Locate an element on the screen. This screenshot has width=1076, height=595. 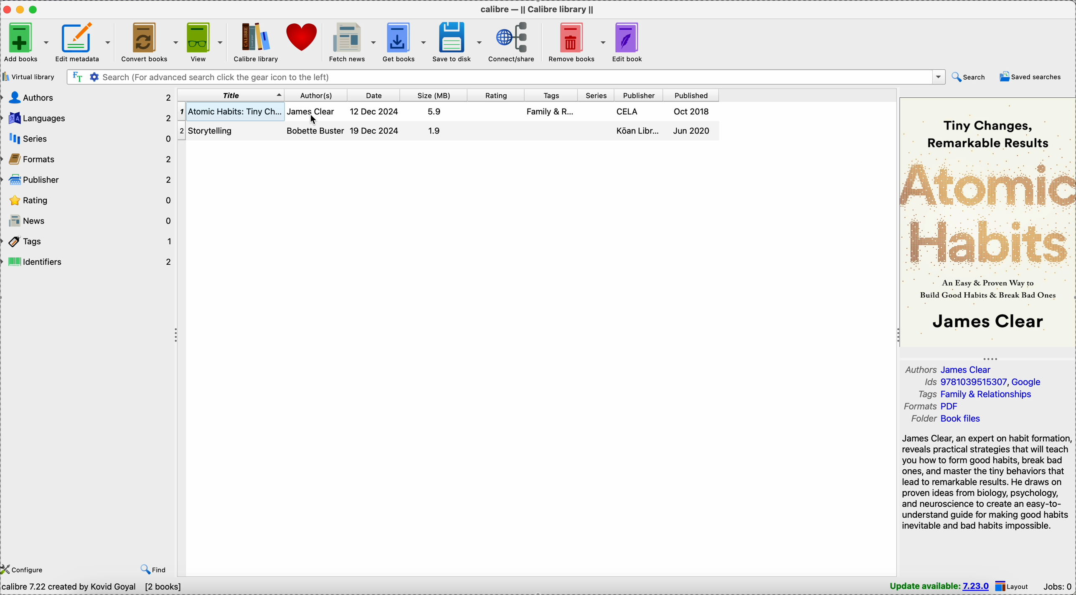
Calibre - || Calibre library || is located at coordinates (541, 9).